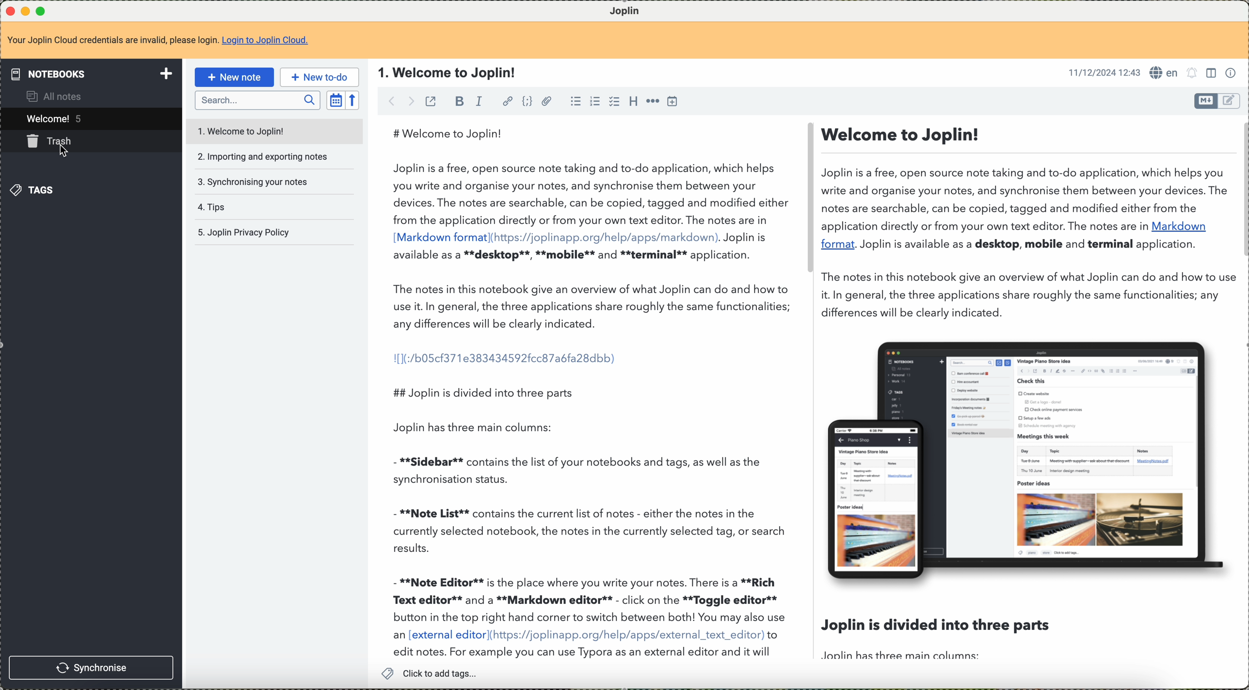  Describe the element at coordinates (91, 669) in the screenshot. I see `synchronise` at that location.